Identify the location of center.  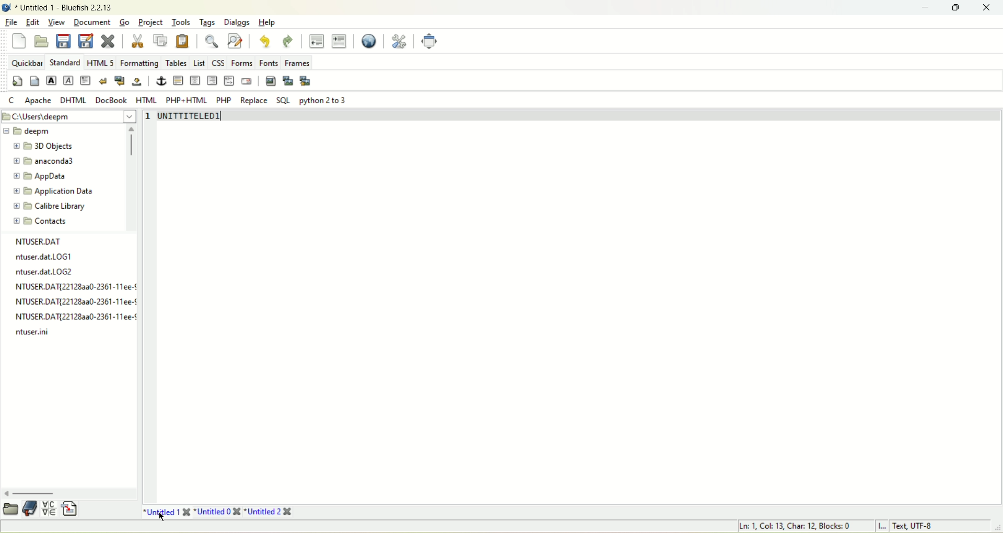
(195, 80).